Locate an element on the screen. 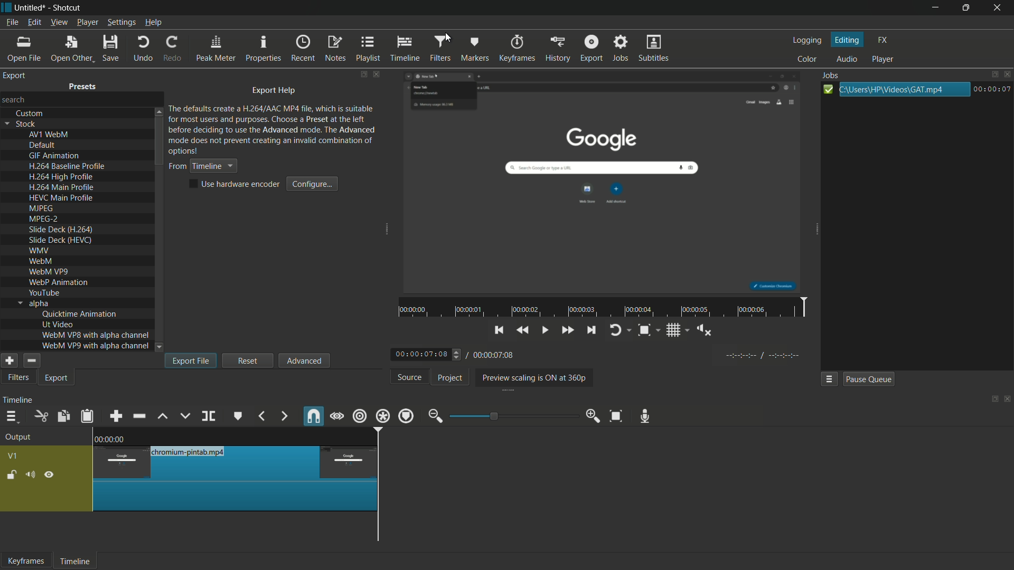 This screenshot has width=1014, height=570. WebM is located at coordinates (40, 261).